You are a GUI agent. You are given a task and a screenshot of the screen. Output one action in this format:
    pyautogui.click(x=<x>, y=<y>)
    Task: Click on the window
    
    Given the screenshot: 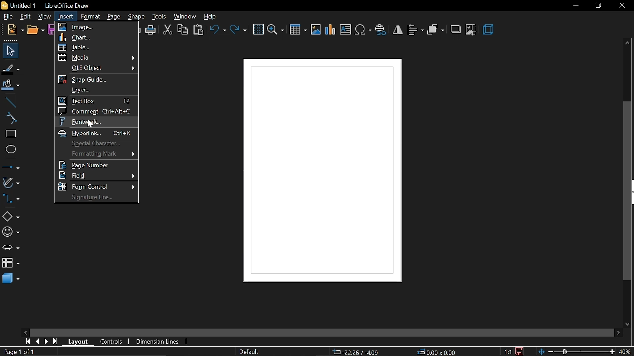 What is the action you would take?
    pyautogui.click(x=186, y=16)
    